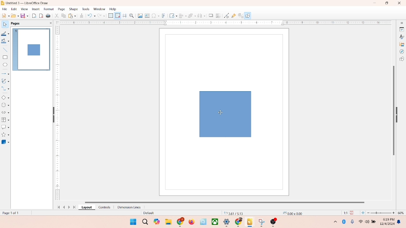 The image size is (406, 228). Describe the element at coordinates (13, 9) in the screenshot. I see `edit` at that location.